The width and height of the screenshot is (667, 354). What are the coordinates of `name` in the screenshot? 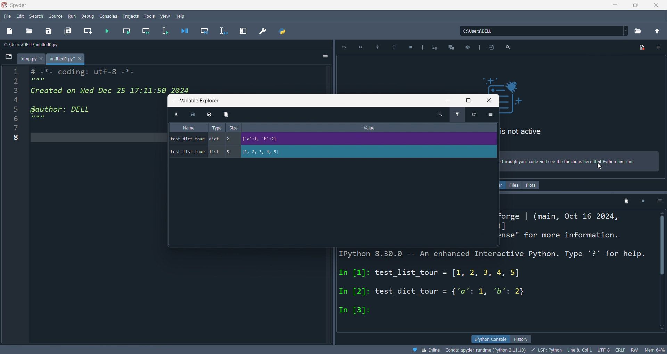 It's located at (189, 127).